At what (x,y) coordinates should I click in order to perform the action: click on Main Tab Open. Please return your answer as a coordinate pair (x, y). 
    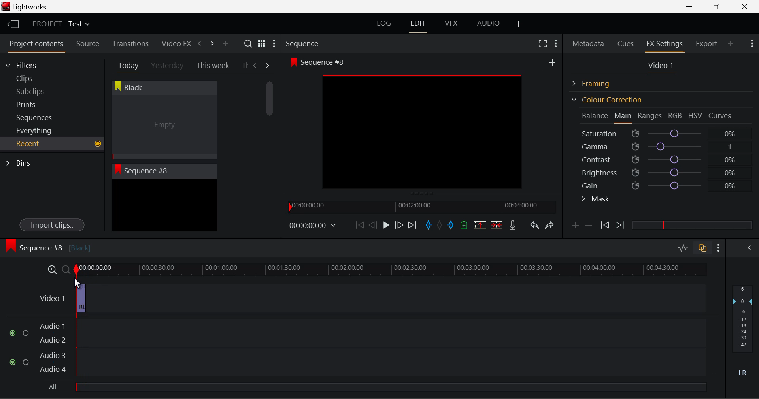
    Looking at the image, I should click on (623, 117).